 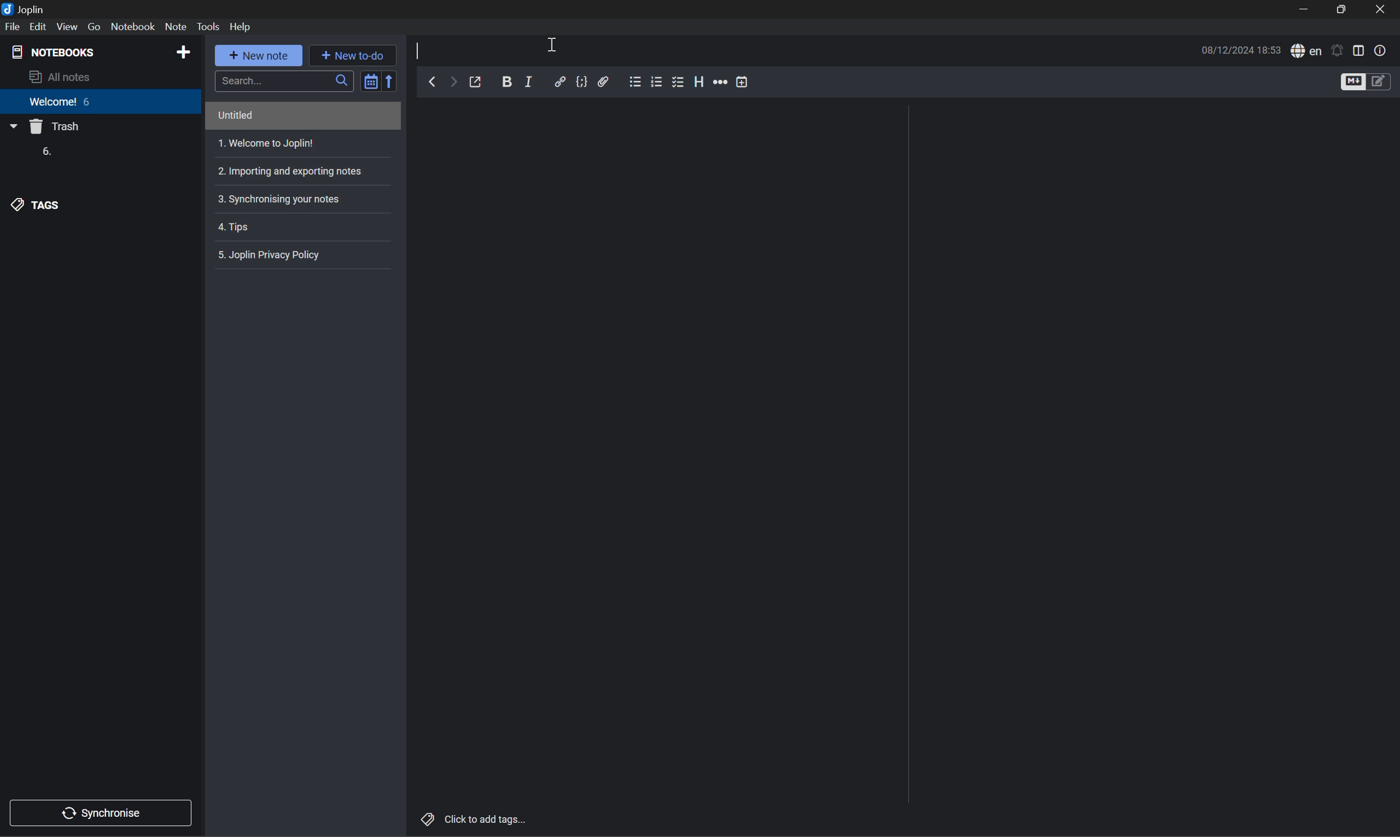 What do you see at coordinates (233, 114) in the screenshot?
I see `Untitled` at bounding box center [233, 114].